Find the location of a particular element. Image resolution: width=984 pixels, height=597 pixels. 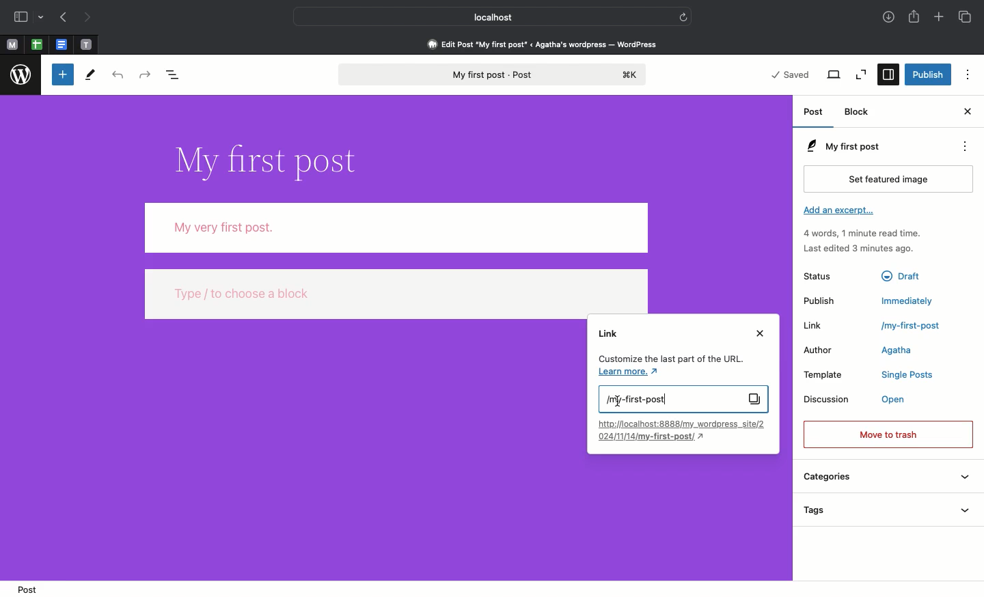

Agatha is located at coordinates (901, 351).